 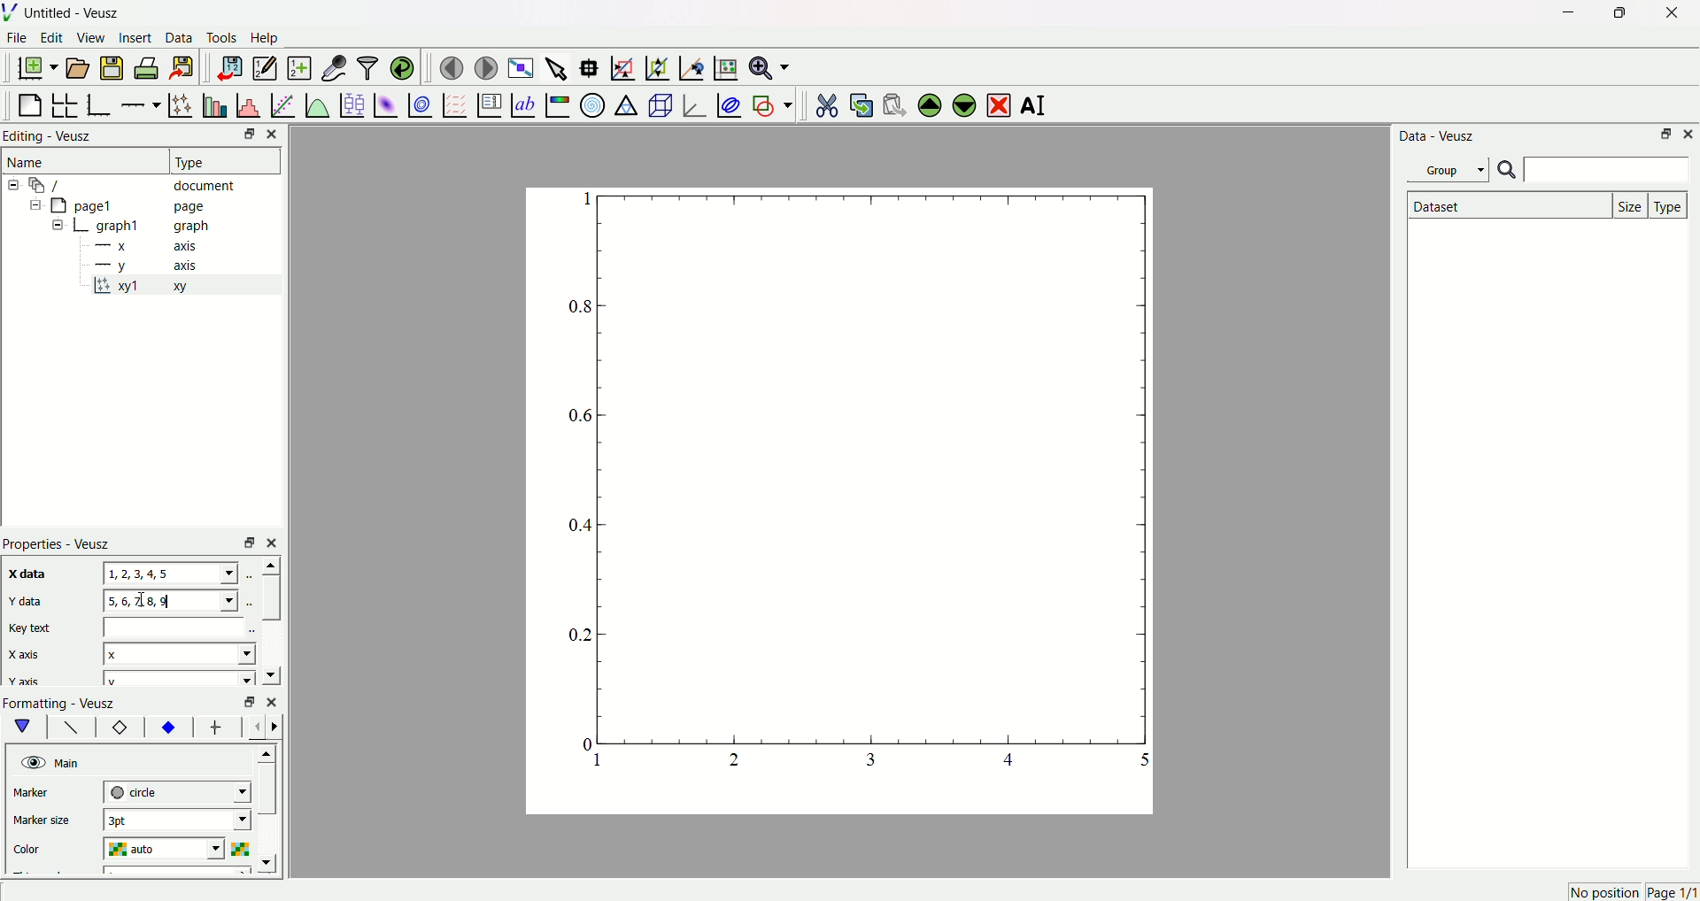 What do you see at coordinates (31, 101) in the screenshot?
I see `blank page` at bounding box center [31, 101].